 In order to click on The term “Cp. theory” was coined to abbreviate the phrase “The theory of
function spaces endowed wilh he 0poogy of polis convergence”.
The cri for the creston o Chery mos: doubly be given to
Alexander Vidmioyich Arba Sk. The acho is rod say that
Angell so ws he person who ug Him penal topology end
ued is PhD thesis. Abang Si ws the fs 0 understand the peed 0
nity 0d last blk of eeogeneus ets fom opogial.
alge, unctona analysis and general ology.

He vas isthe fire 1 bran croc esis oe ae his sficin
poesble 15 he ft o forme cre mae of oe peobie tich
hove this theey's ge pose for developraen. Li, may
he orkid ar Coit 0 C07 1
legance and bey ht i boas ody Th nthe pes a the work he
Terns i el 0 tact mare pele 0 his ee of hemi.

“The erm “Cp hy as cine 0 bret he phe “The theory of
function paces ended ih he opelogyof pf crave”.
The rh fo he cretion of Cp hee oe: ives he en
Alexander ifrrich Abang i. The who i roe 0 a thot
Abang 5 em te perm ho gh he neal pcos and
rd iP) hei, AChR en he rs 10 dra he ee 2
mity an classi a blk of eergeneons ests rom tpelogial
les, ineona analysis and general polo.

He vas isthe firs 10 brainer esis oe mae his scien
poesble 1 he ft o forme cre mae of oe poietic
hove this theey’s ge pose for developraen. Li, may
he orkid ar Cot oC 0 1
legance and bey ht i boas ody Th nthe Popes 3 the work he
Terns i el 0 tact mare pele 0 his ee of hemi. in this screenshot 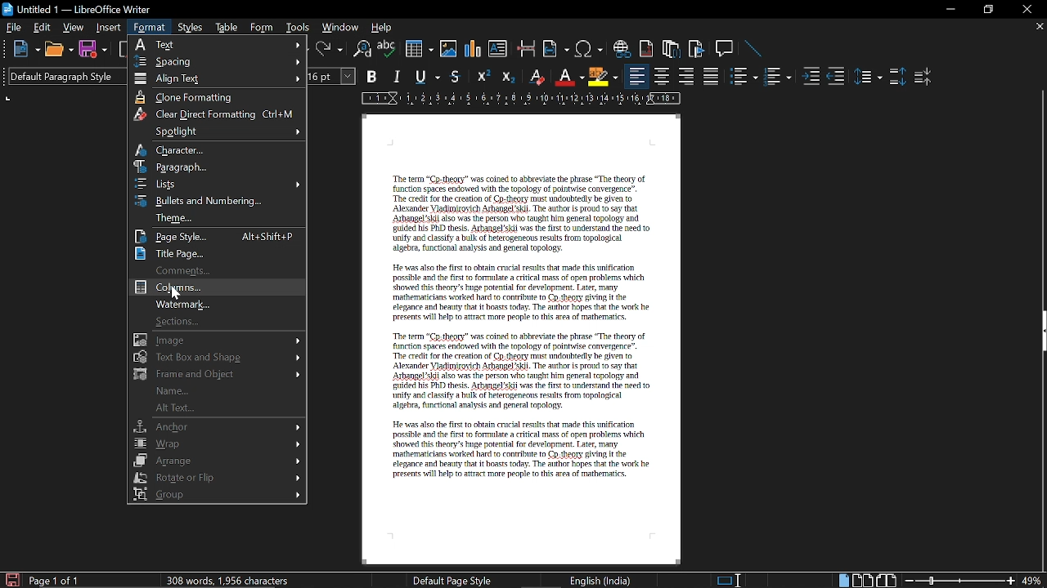, I will do `click(528, 348)`.